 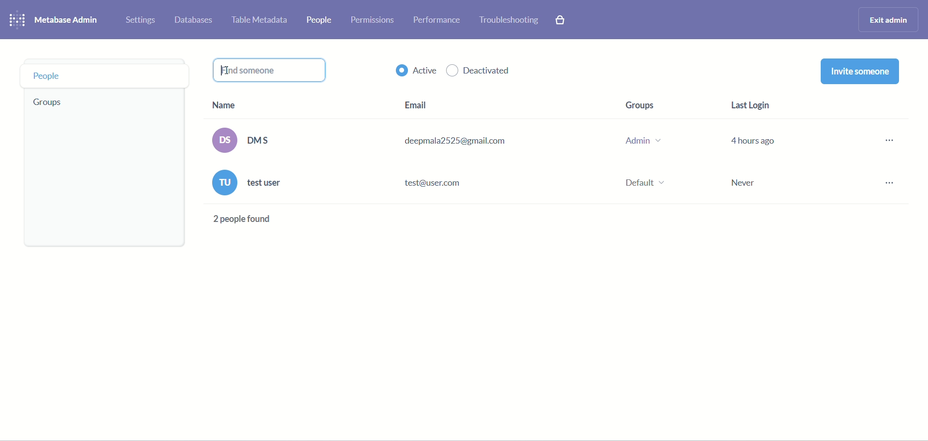 I want to click on exit admin, so click(x=886, y=19).